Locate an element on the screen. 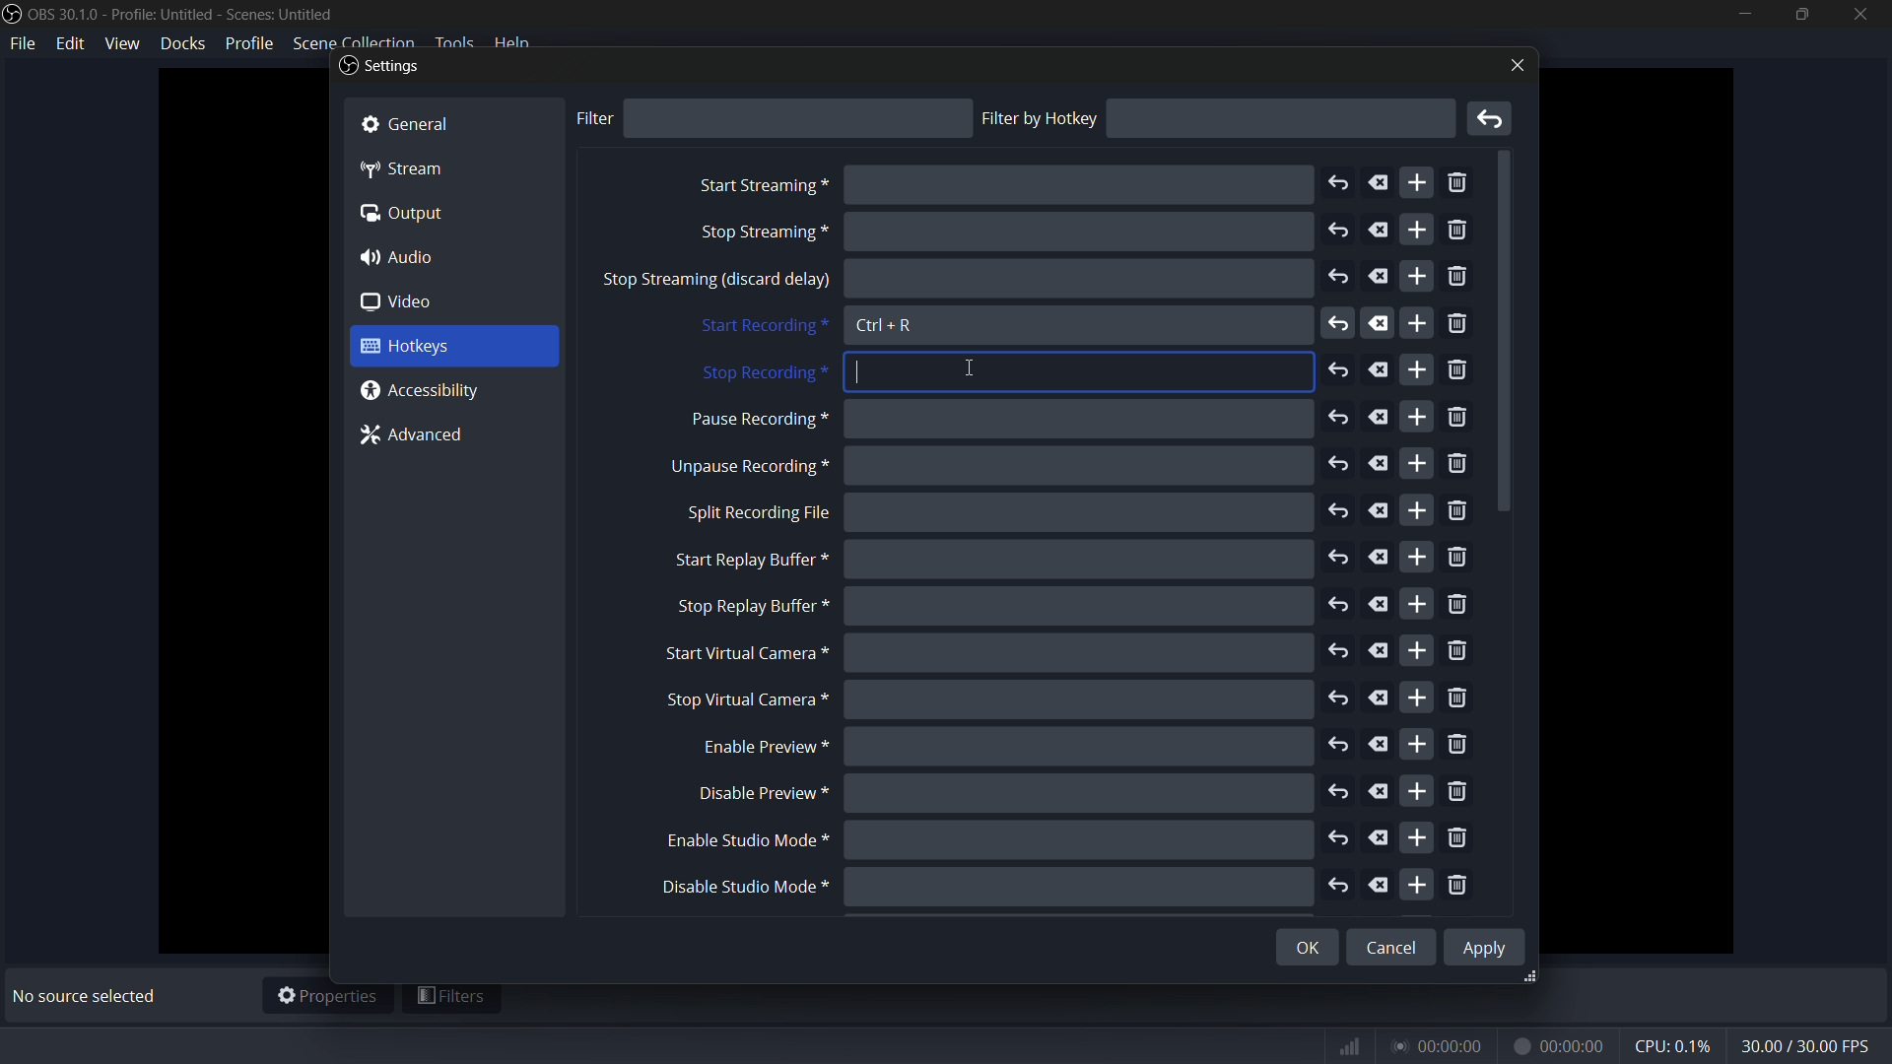 Image resolution: width=1892 pixels, height=1064 pixels. enable studio mode is located at coordinates (742, 842).